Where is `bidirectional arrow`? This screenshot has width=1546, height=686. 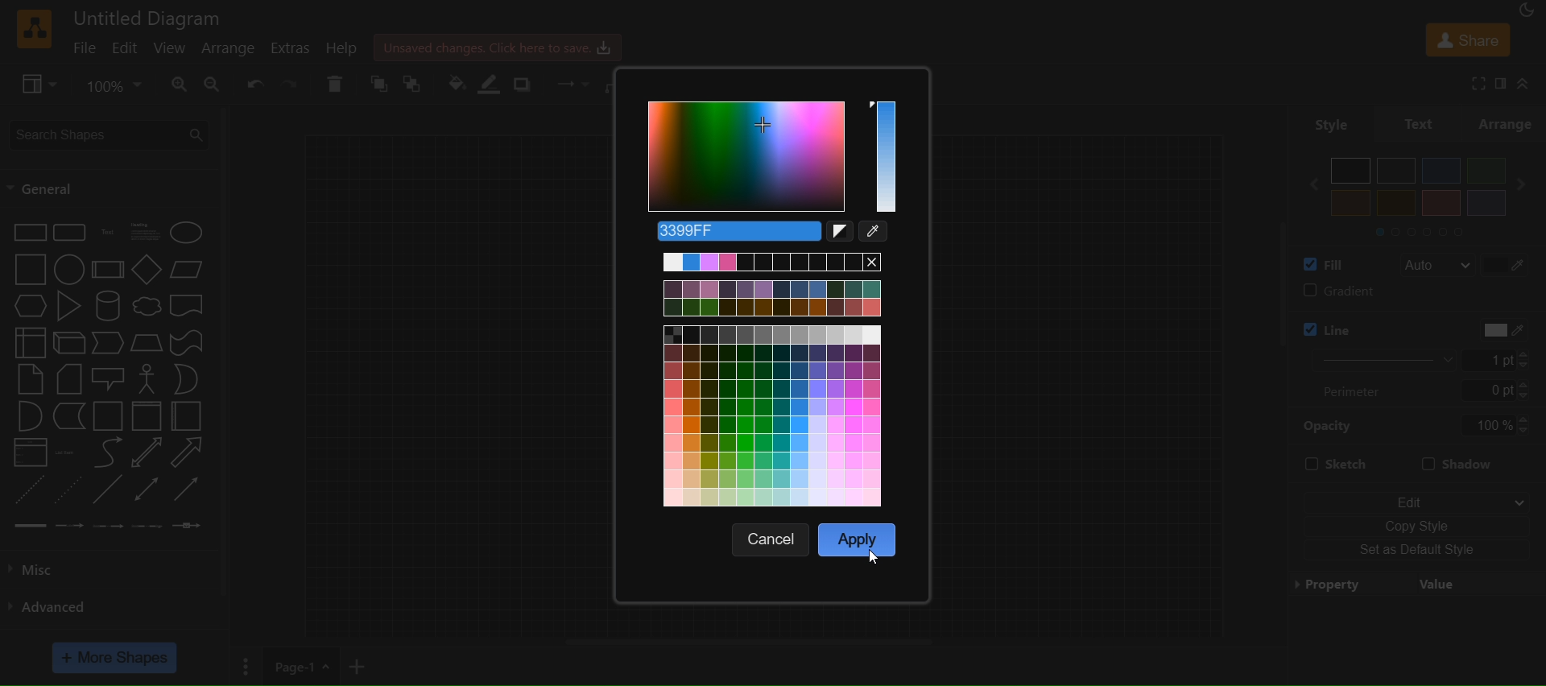 bidirectional arrow is located at coordinates (143, 453).